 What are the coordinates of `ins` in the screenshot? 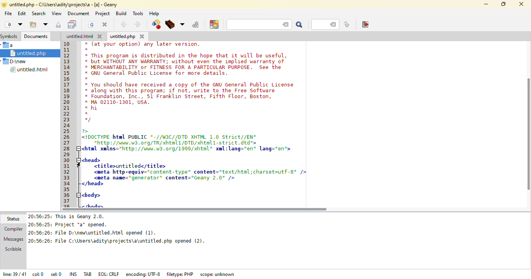 It's located at (72, 275).